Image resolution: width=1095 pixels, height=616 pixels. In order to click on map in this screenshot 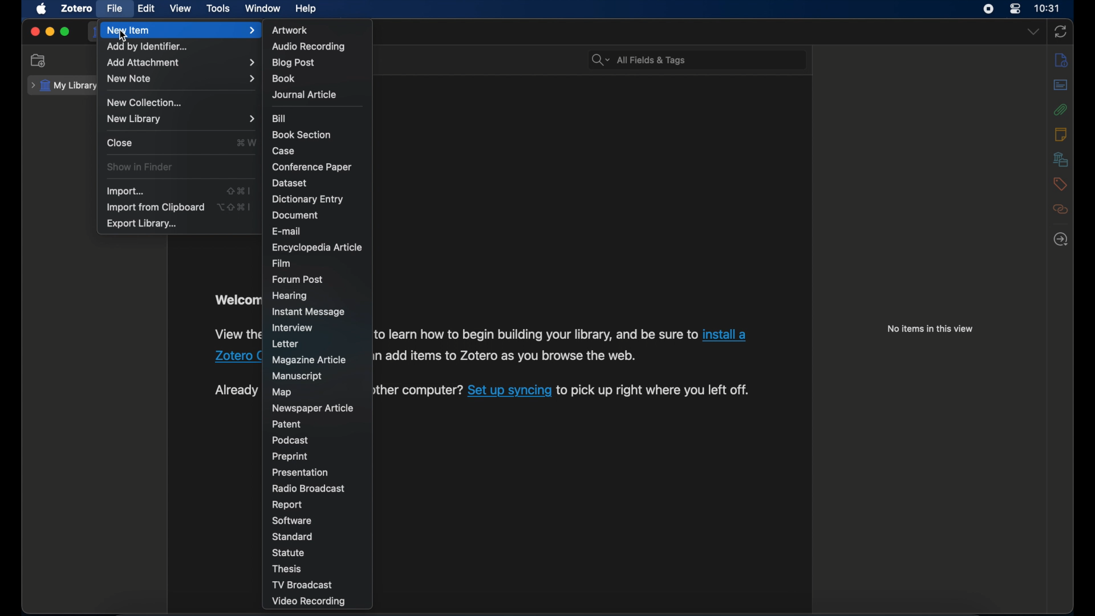, I will do `click(283, 392)`.